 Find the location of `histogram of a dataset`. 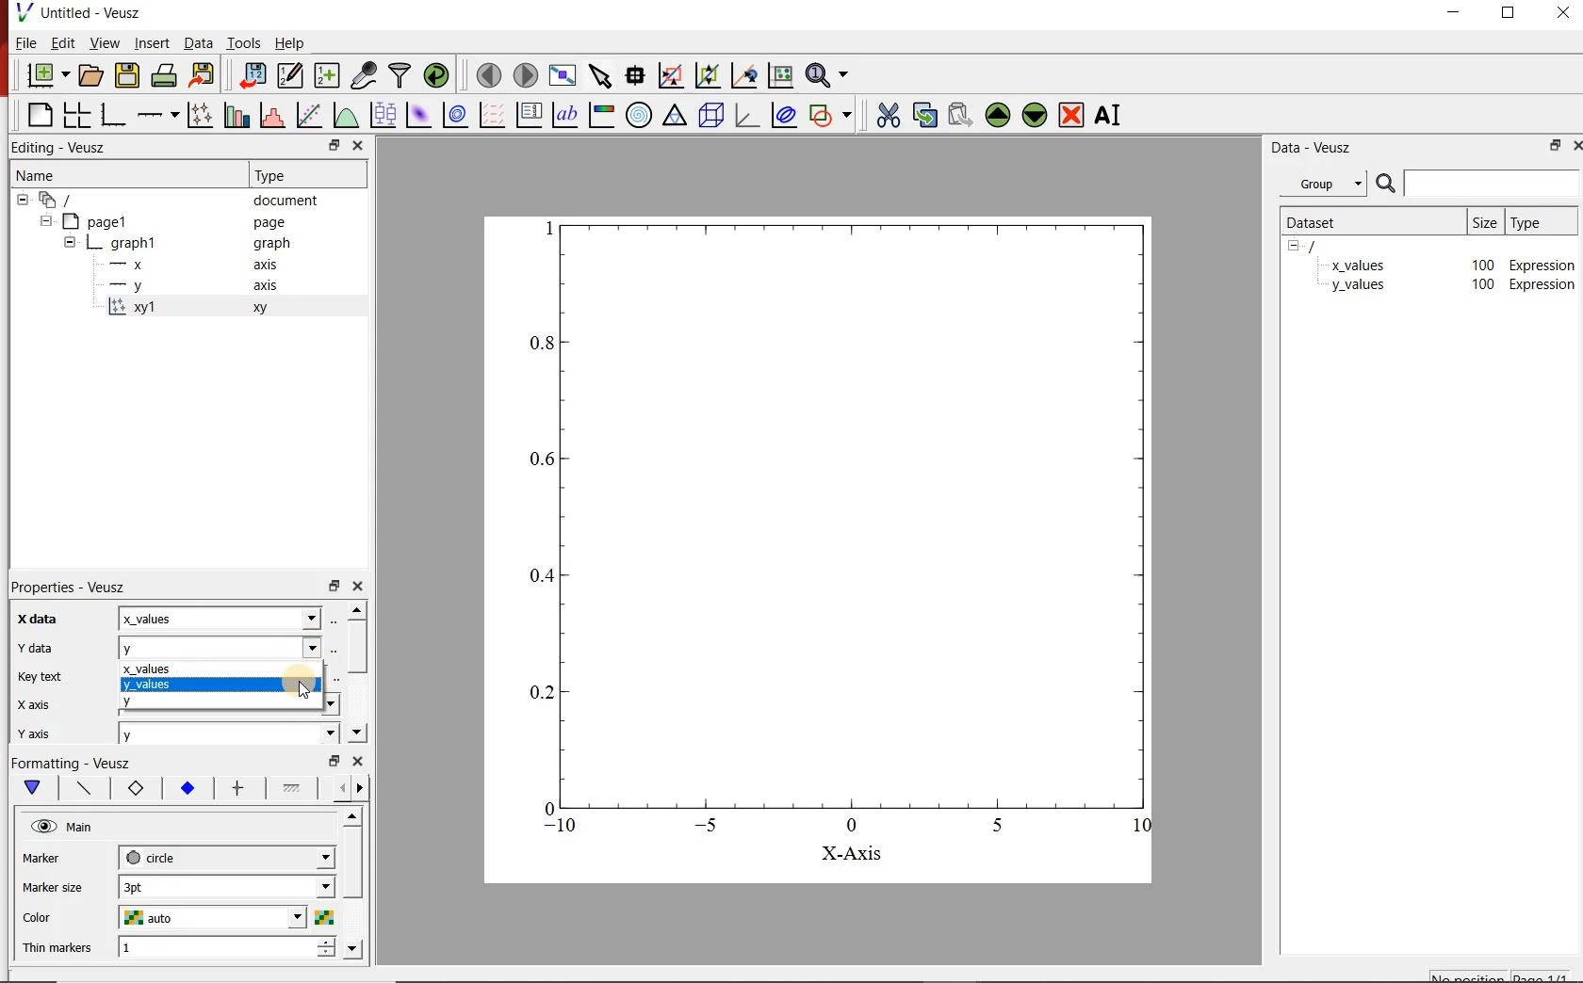

histogram of a dataset is located at coordinates (273, 116).